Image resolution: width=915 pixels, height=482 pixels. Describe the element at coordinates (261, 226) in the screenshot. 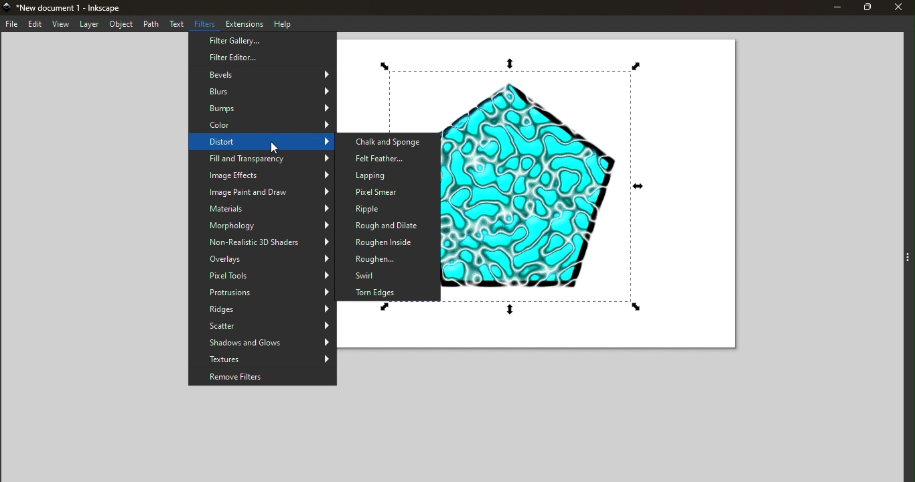

I see `Morphology` at that location.